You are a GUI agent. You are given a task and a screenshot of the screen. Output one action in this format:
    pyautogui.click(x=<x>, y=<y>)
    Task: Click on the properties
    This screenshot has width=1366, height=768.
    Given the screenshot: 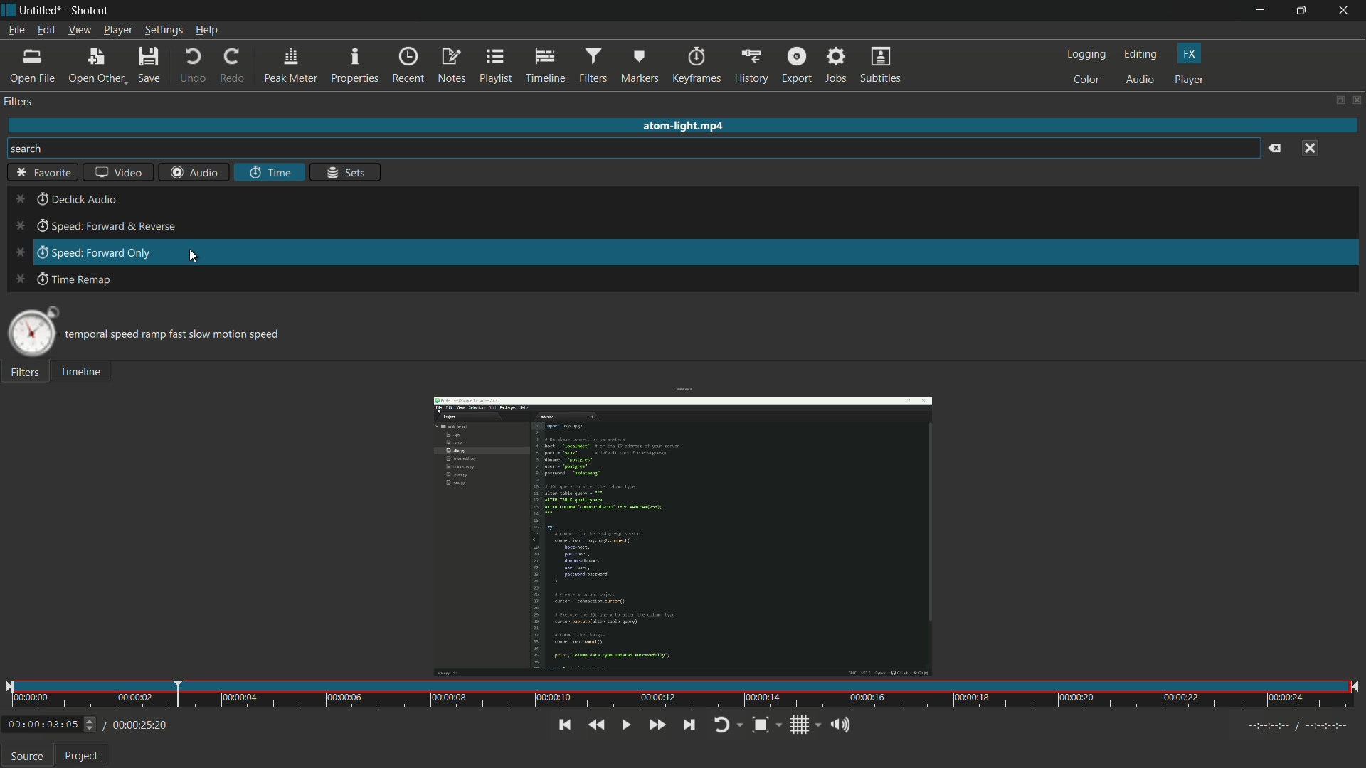 What is the action you would take?
    pyautogui.click(x=356, y=65)
    